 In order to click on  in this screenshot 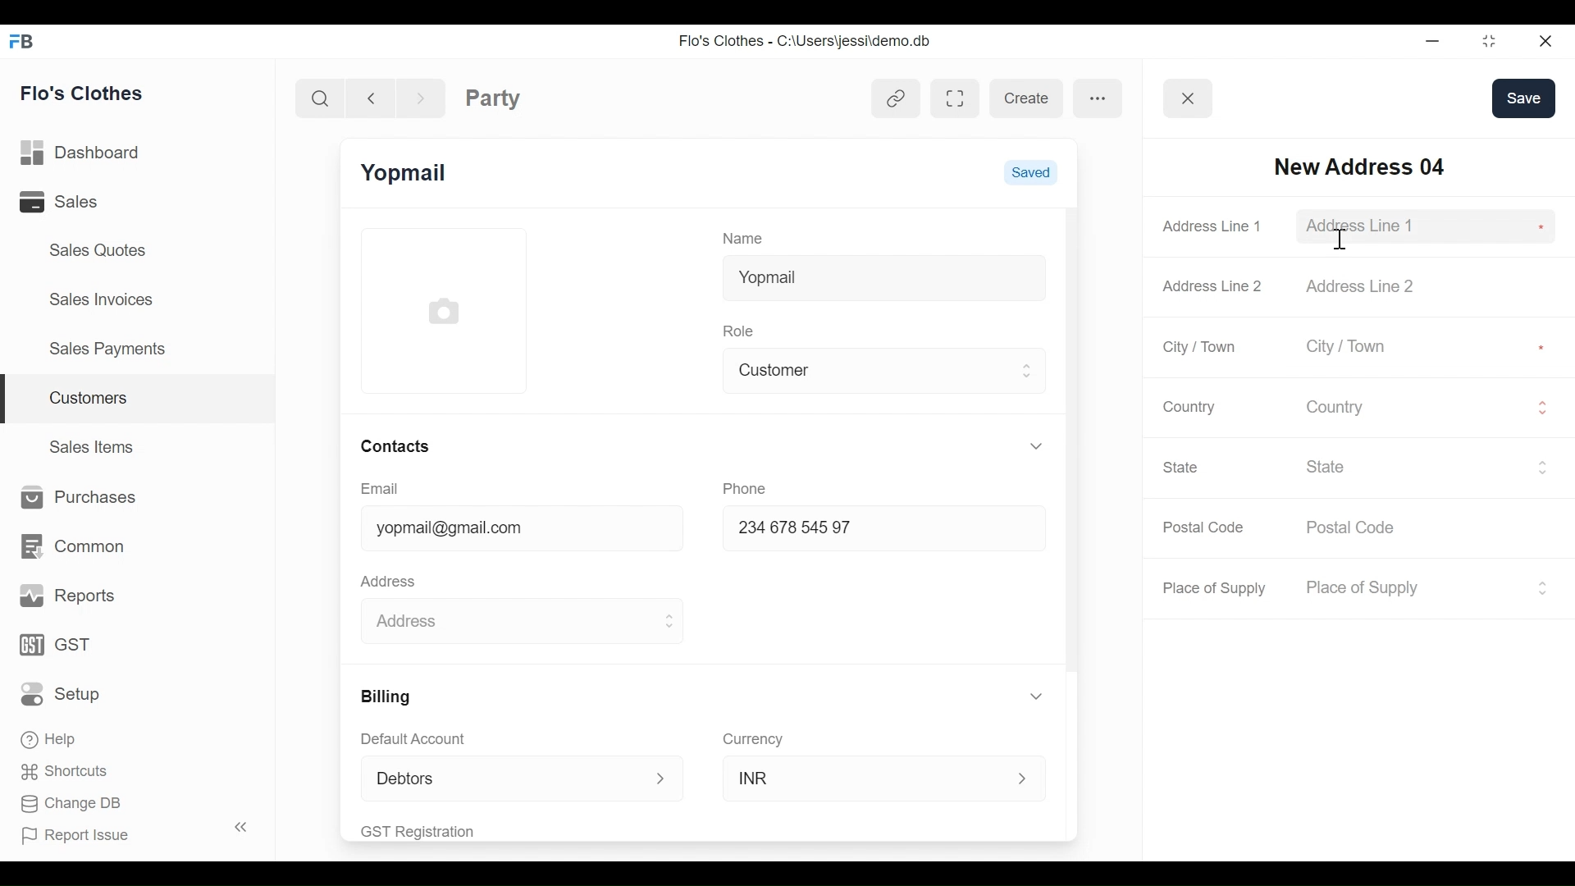, I will do `click(1189, 98)`.